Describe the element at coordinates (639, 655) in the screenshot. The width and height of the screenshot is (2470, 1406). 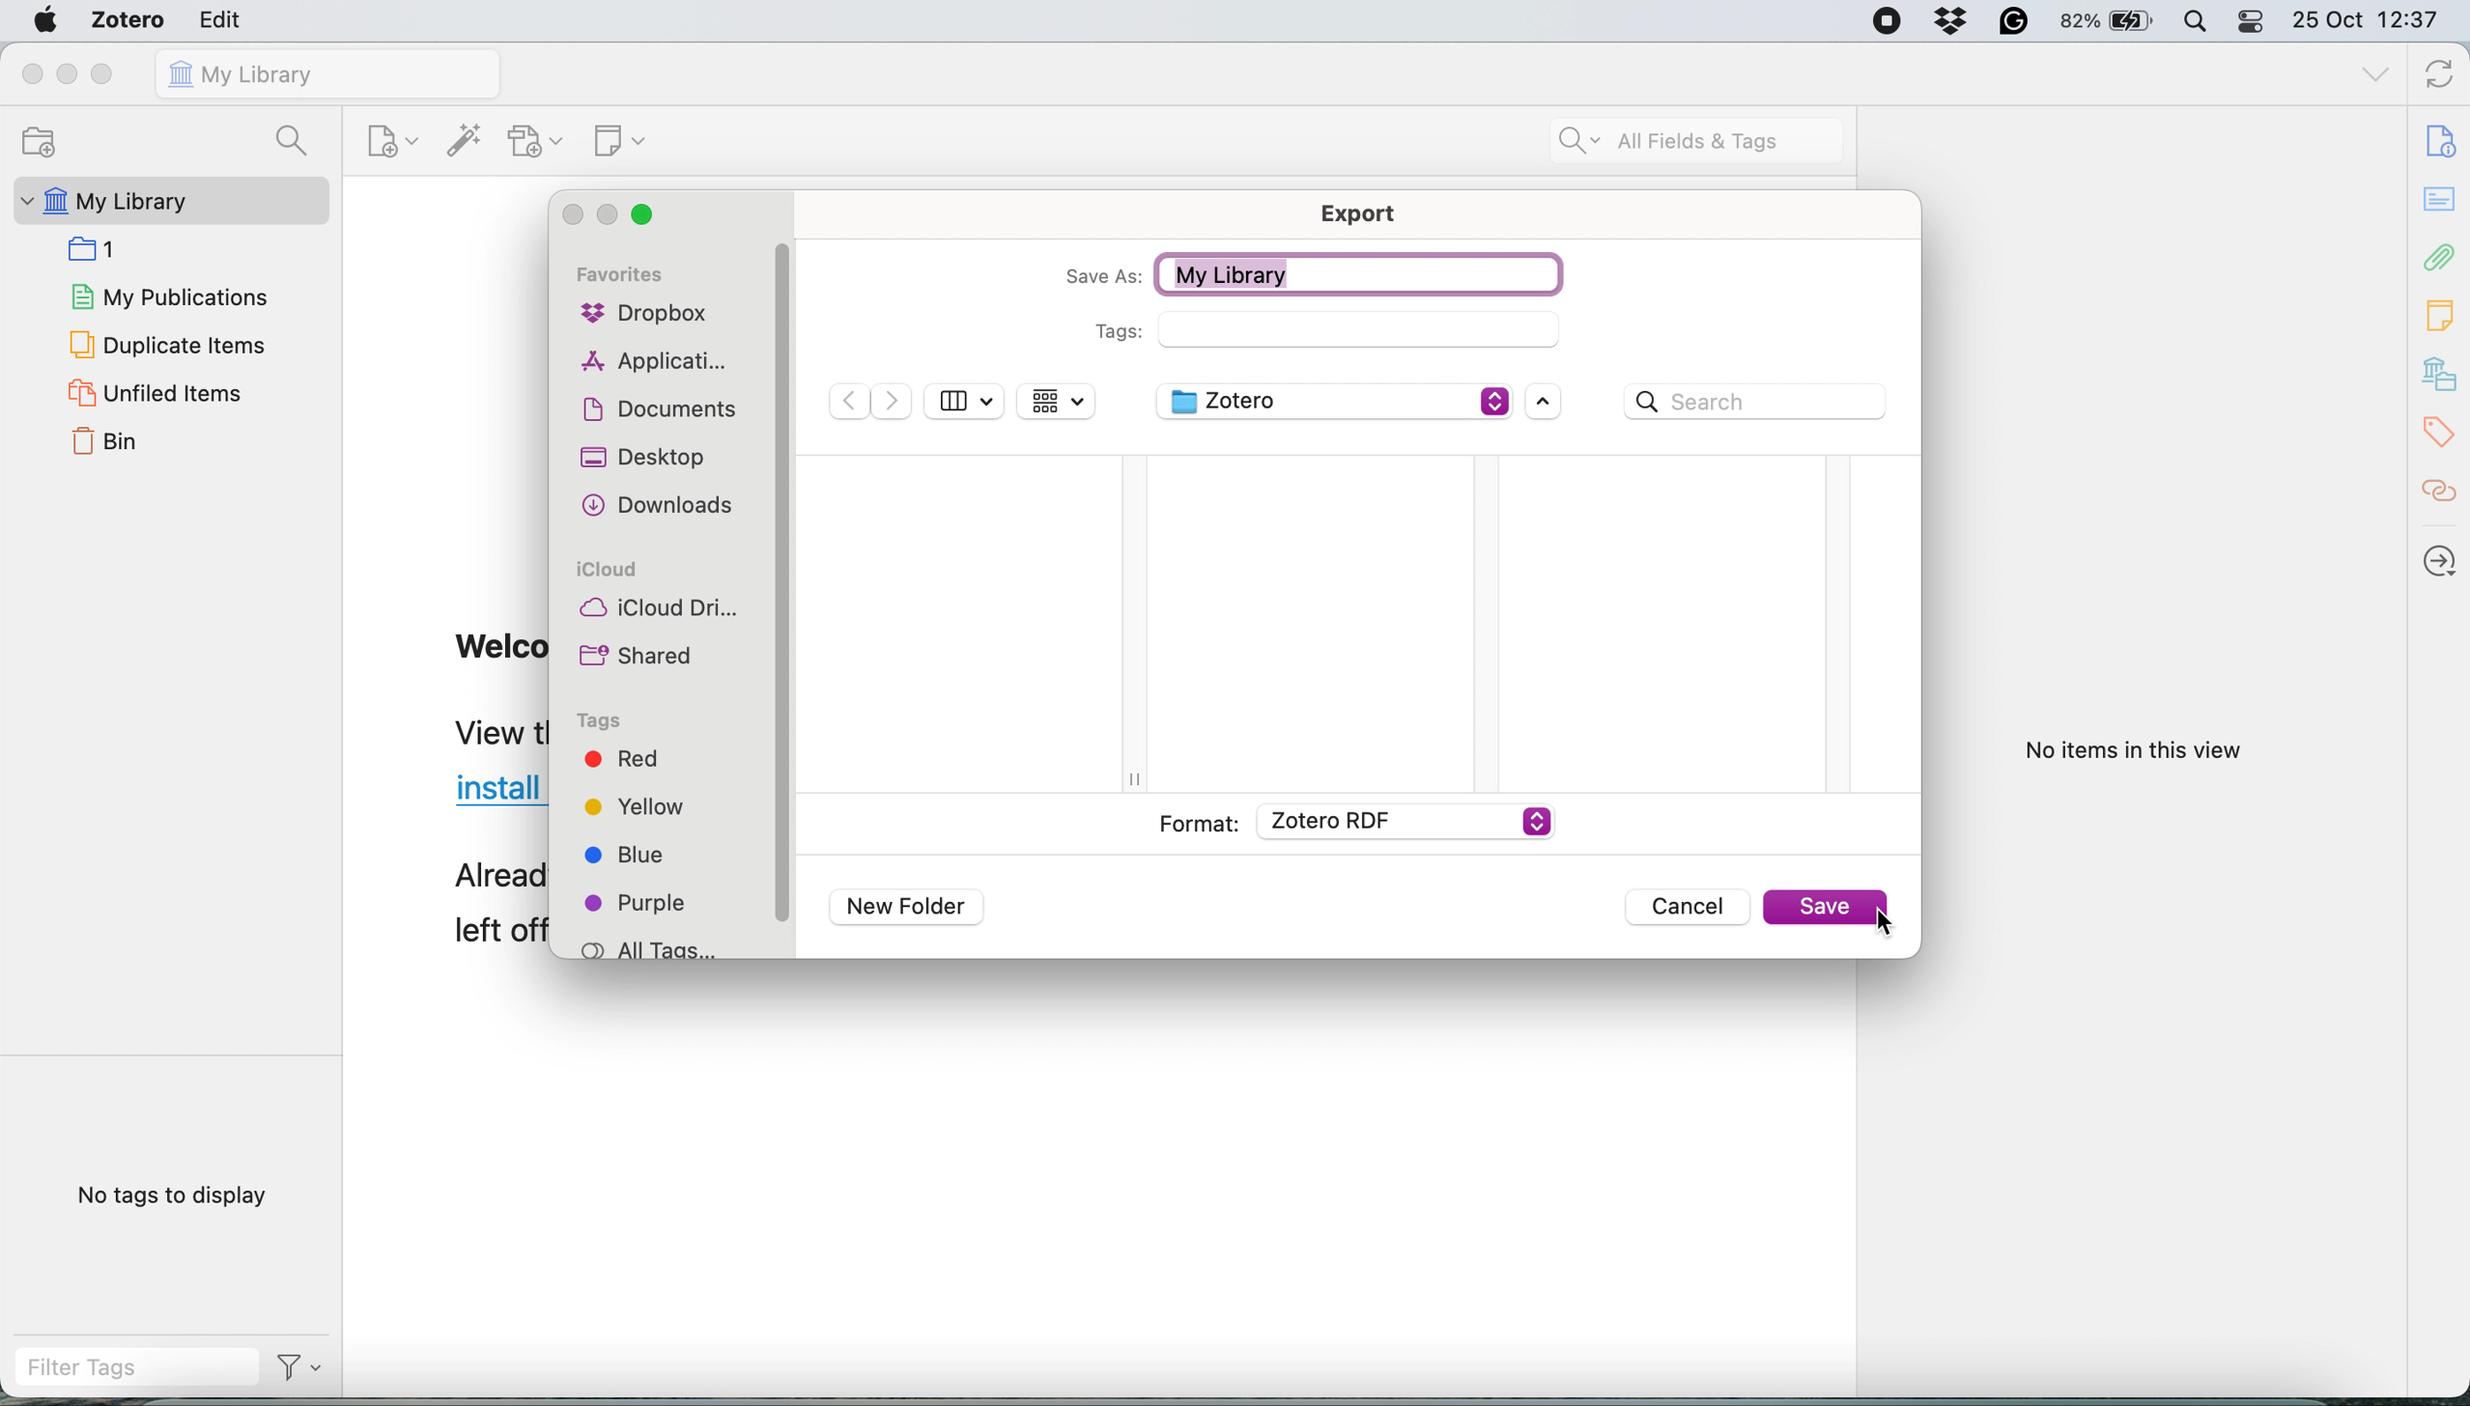
I see `Shared` at that location.